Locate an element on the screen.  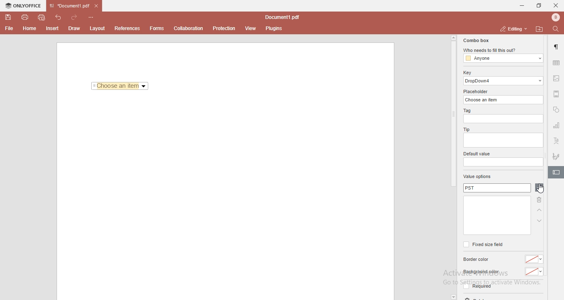
empty box is located at coordinates (502, 162).